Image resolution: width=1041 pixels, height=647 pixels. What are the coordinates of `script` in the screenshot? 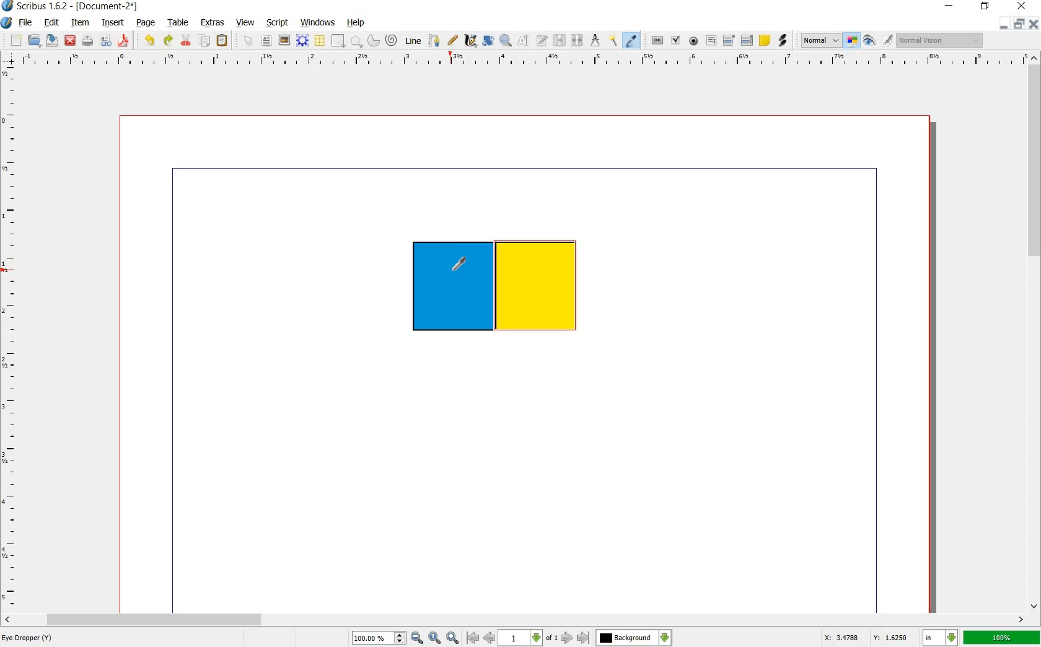 It's located at (278, 23).